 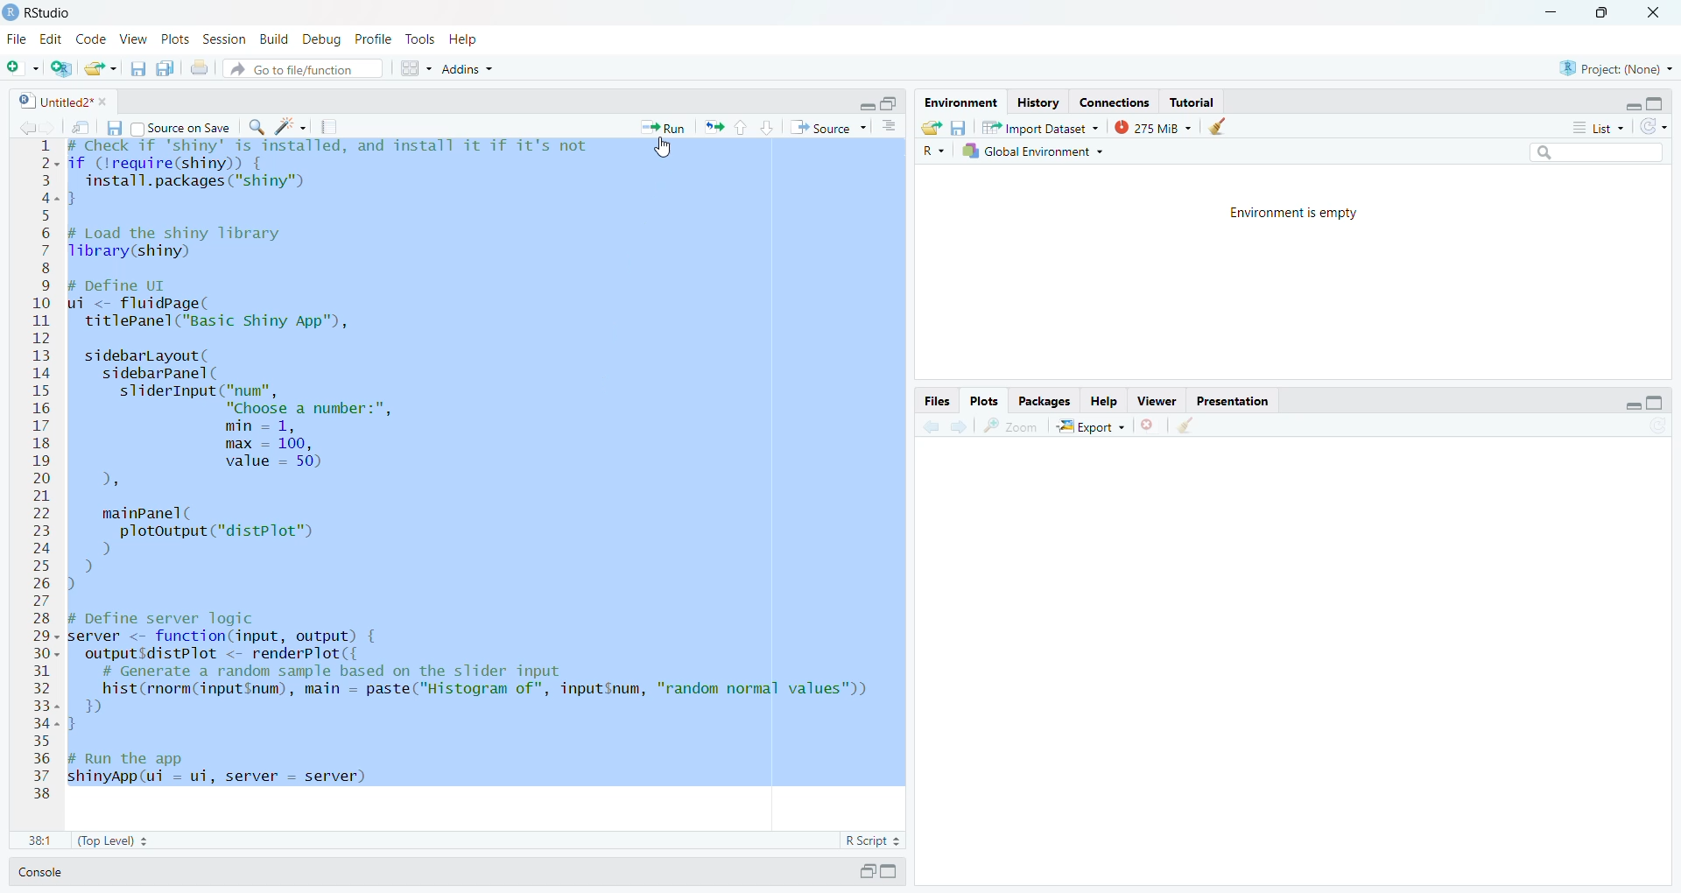 What do you see at coordinates (24, 68) in the screenshot?
I see `new file` at bounding box center [24, 68].